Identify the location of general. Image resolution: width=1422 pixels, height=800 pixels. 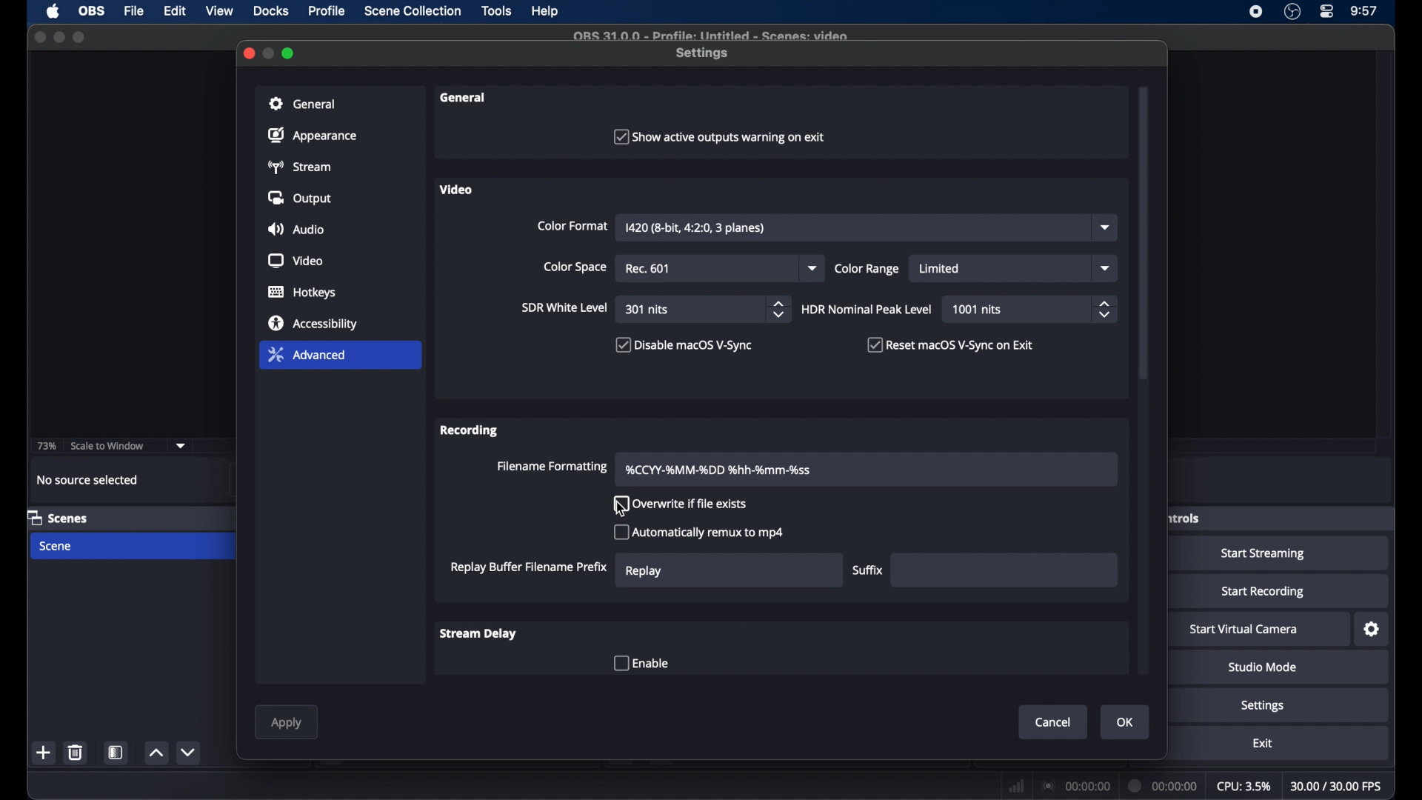
(305, 104).